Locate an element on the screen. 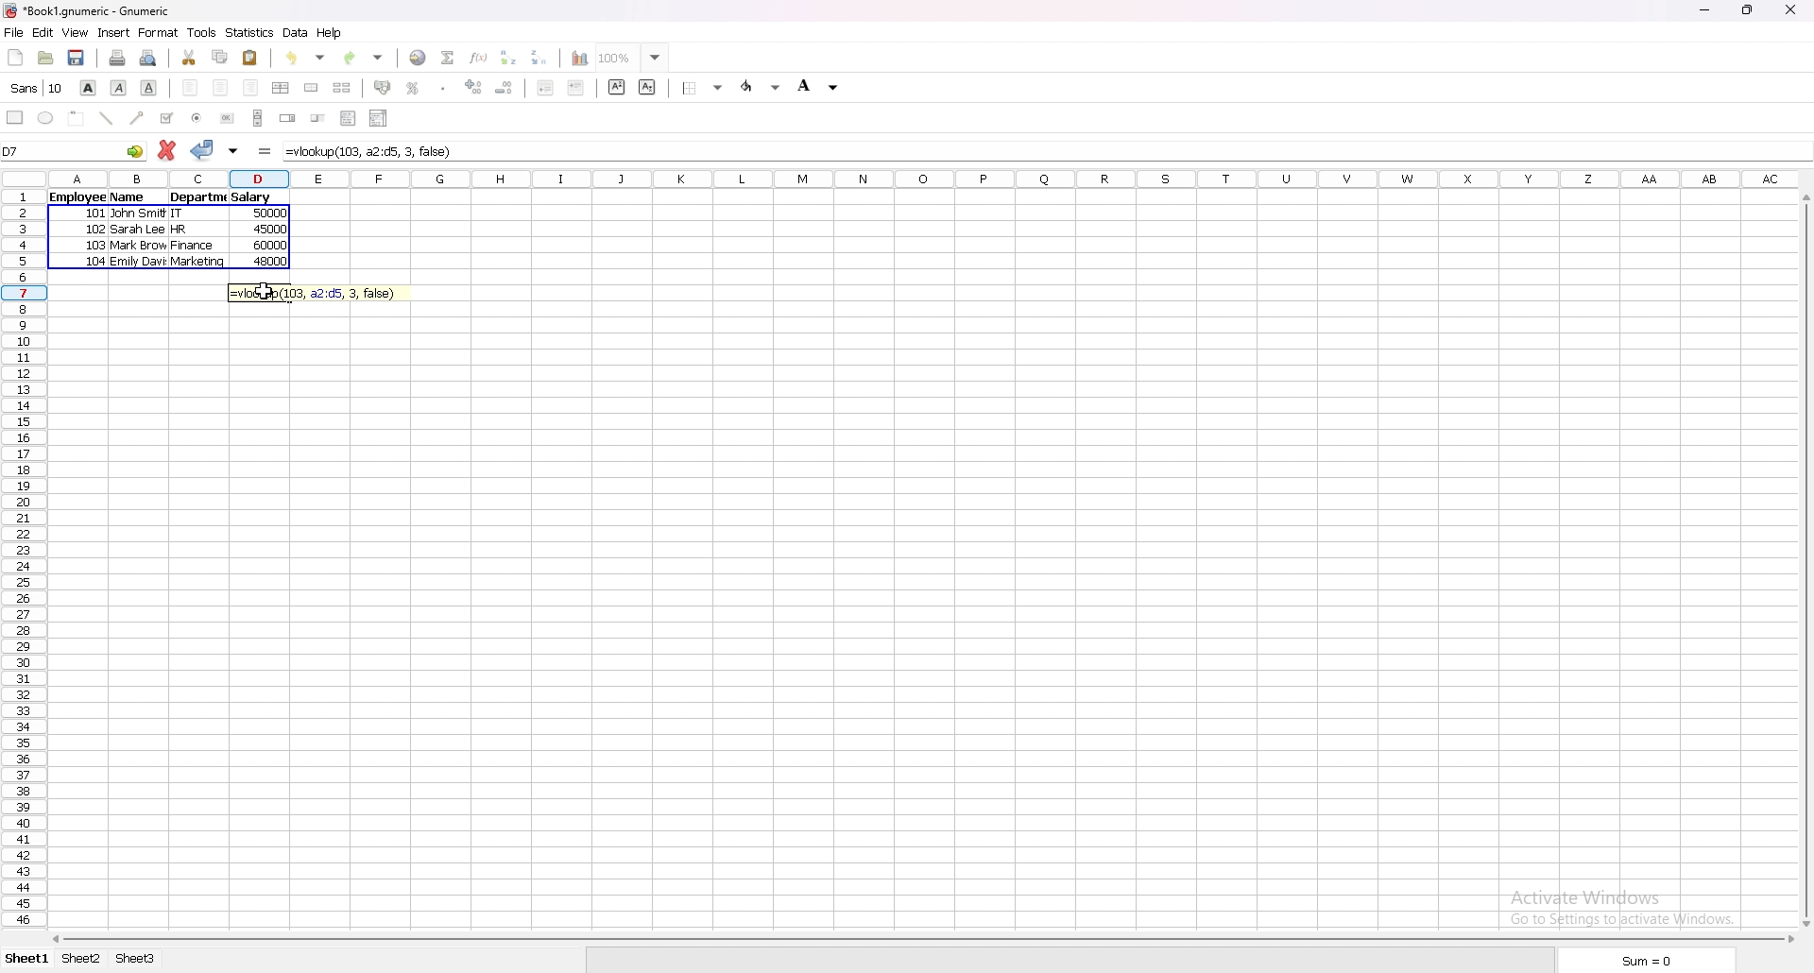 The width and height of the screenshot is (1814, 973). view is located at coordinates (75, 32).